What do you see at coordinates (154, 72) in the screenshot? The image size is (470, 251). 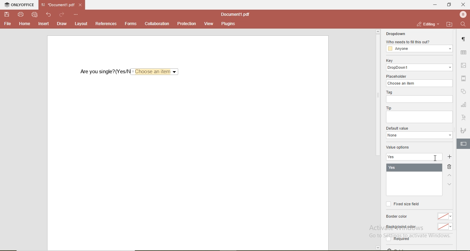 I see `Choose an item` at bounding box center [154, 72].